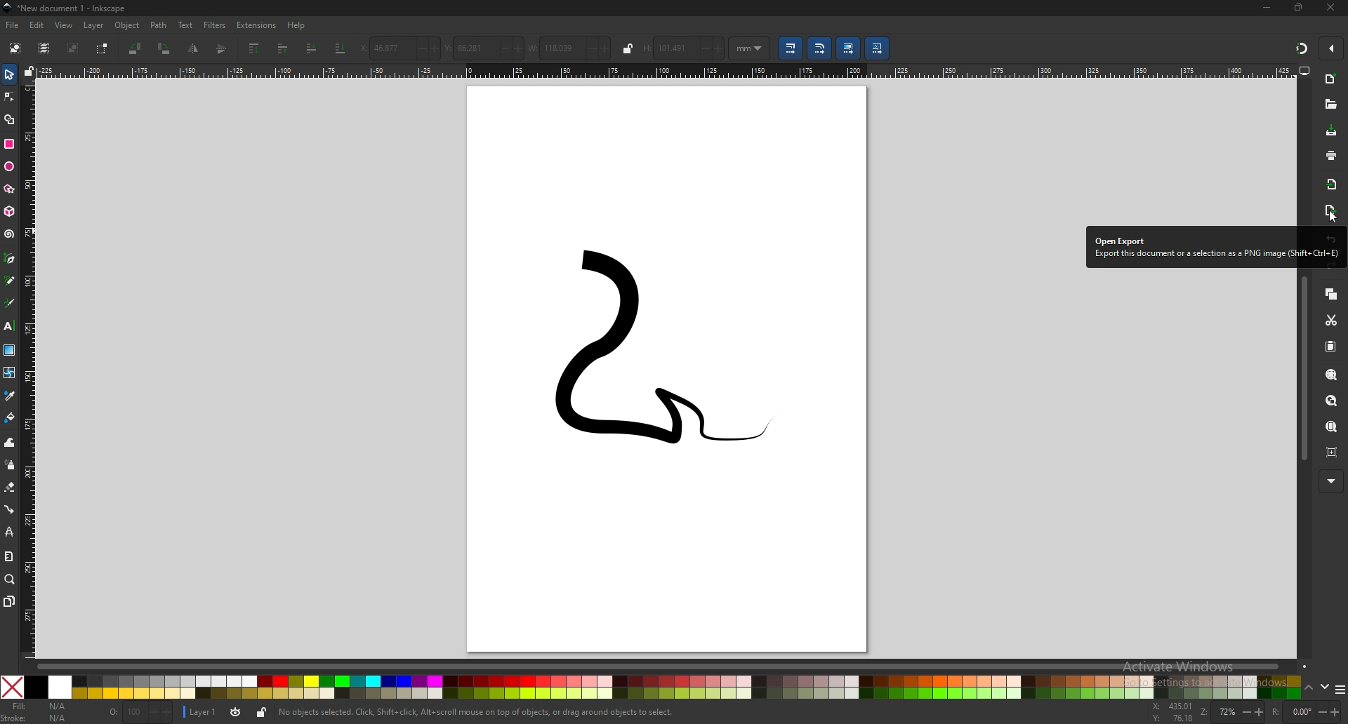  What do you see at coordinates (1304, 71) in the screenshot?
I see `display options` at bounding box center [1304, 71].